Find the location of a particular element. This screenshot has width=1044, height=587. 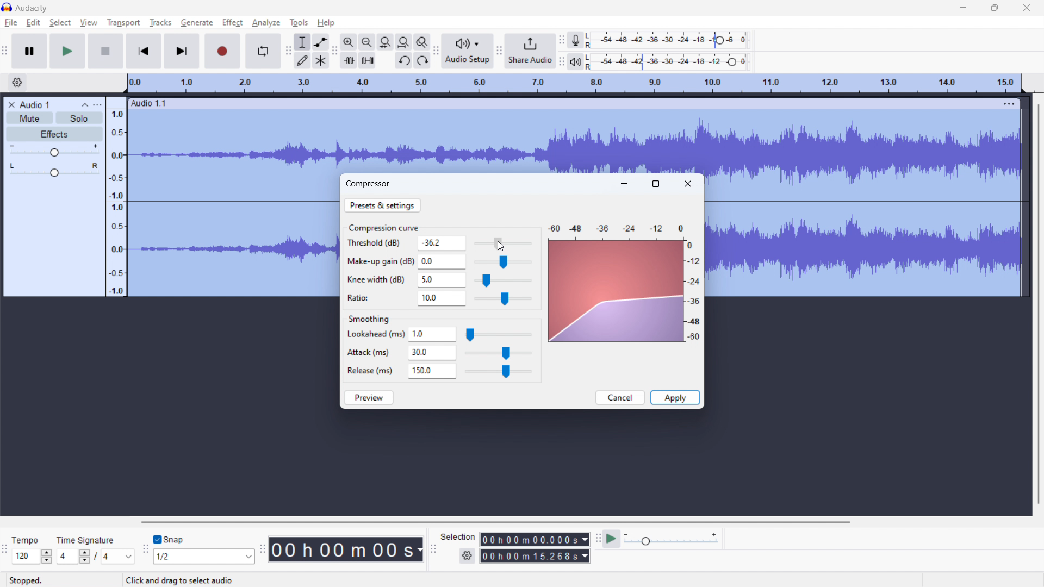

-60 -48 -36 24 -12 0 (Curve x-axis) is located at coordinates (612, 225).